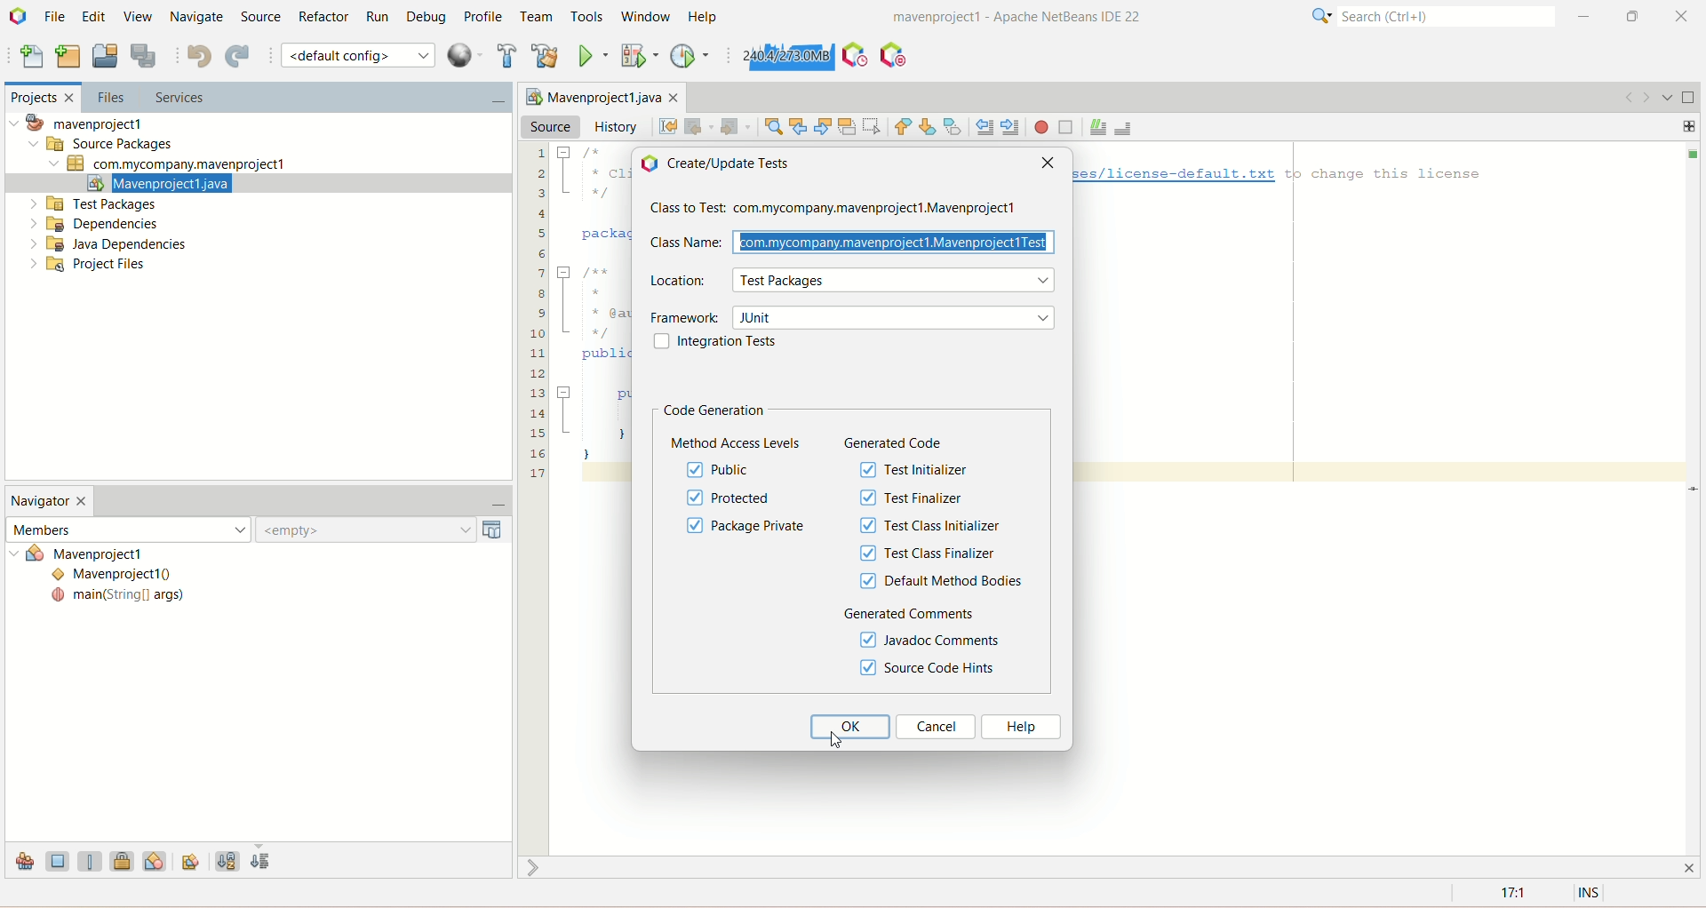 This screenshot has width=1706, height=908. I want to click on refactor, so click(323, 17).